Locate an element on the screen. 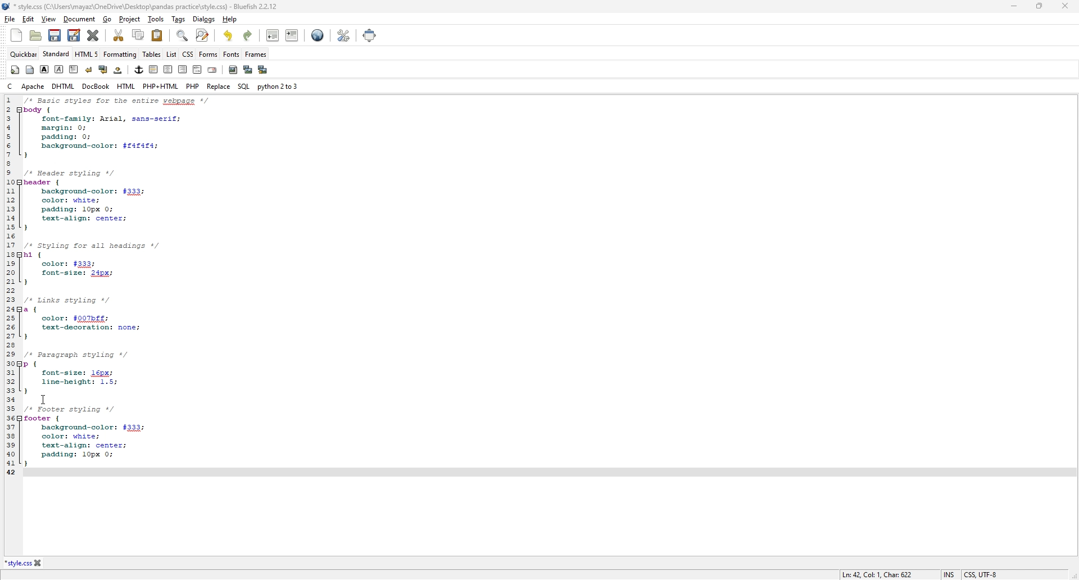 This screenshot has height=580, width=1079. python 2 to 3 is located at coordinates (278, 86).